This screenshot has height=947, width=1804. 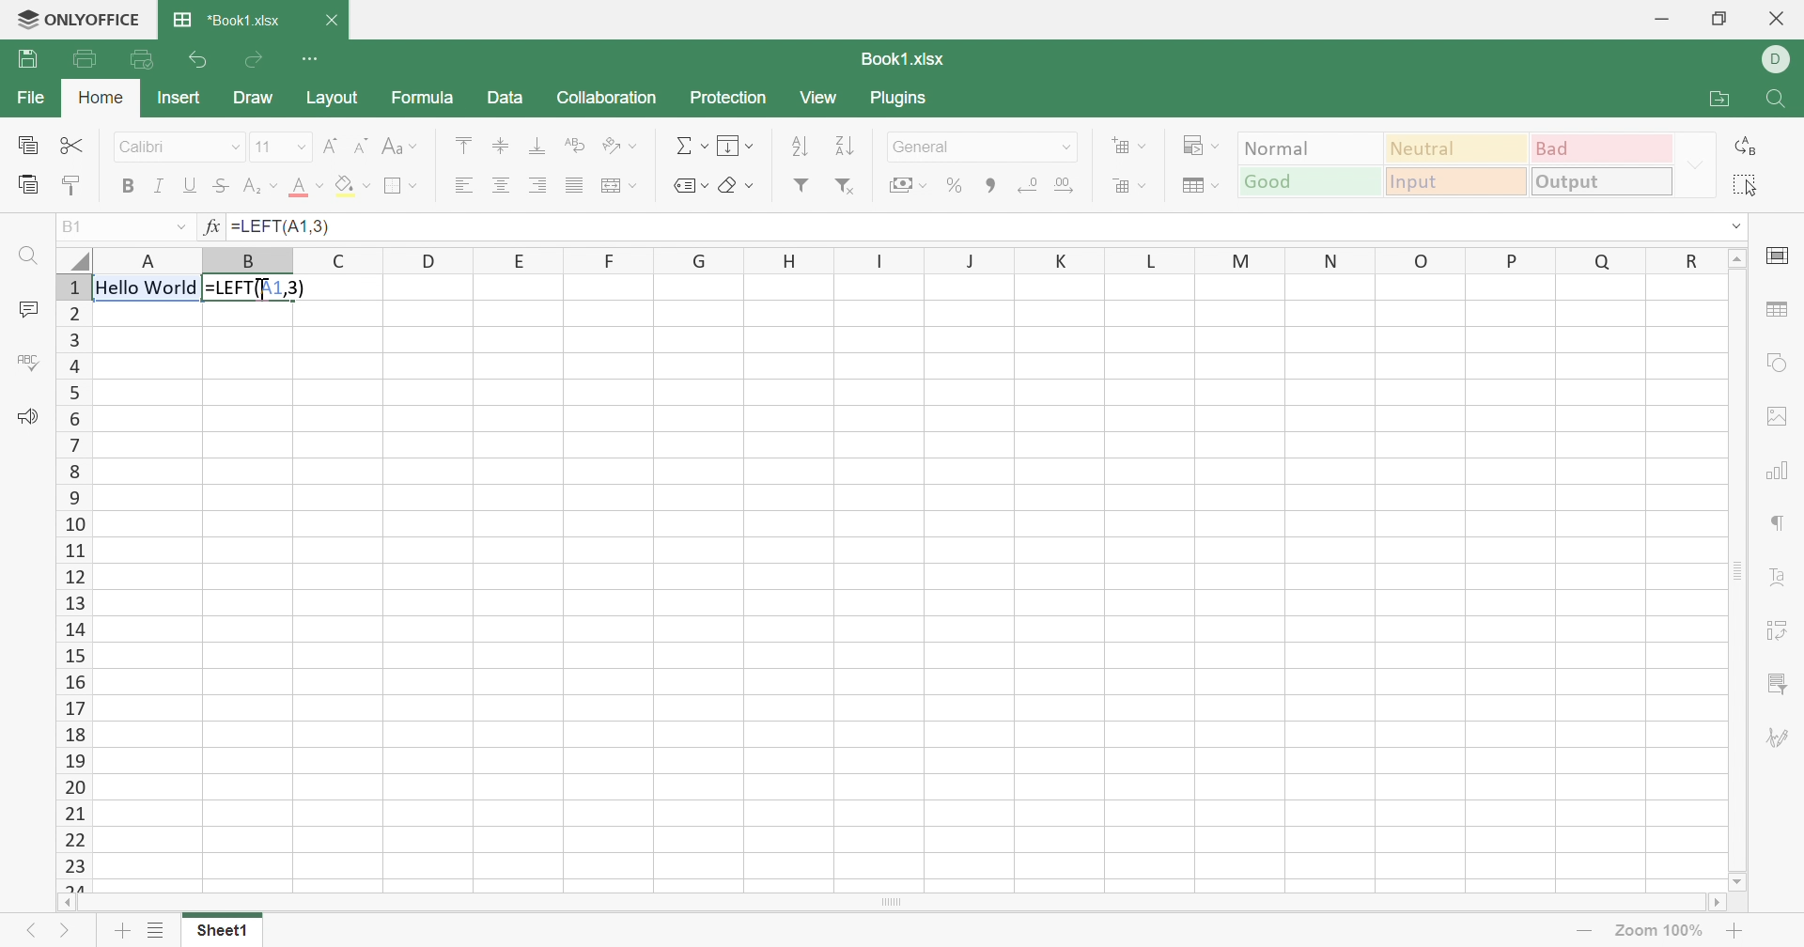 What do you see at coordinates (692, 147) in the screenshot?
I see `Summation` at bounding box center [692, 147].